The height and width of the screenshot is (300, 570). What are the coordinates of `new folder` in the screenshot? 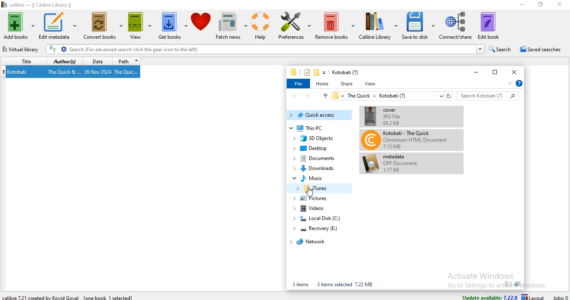 It's located at (317, 73).